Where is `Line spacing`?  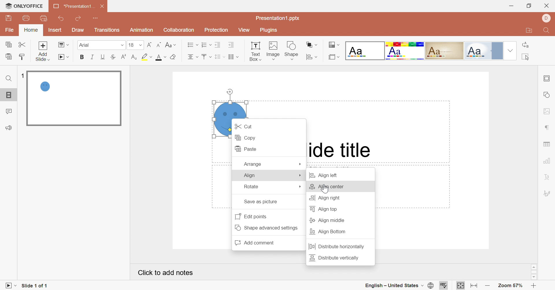 Line spacing is located at coordinates (220, 57).